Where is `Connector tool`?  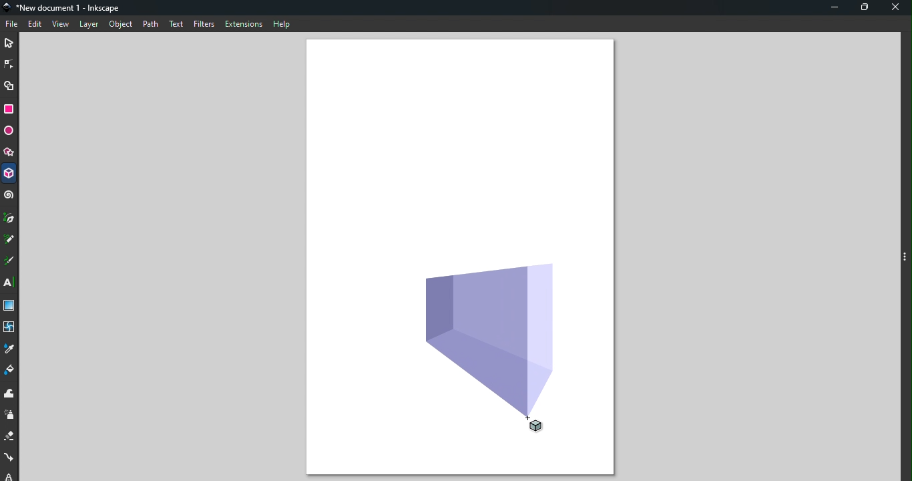 Connector tool is located at coordinates (10, 458).